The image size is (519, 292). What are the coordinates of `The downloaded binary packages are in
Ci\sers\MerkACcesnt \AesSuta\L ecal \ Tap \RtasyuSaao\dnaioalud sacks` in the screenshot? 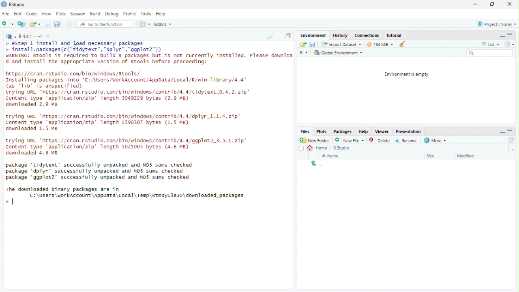 It's located at (126, 192).